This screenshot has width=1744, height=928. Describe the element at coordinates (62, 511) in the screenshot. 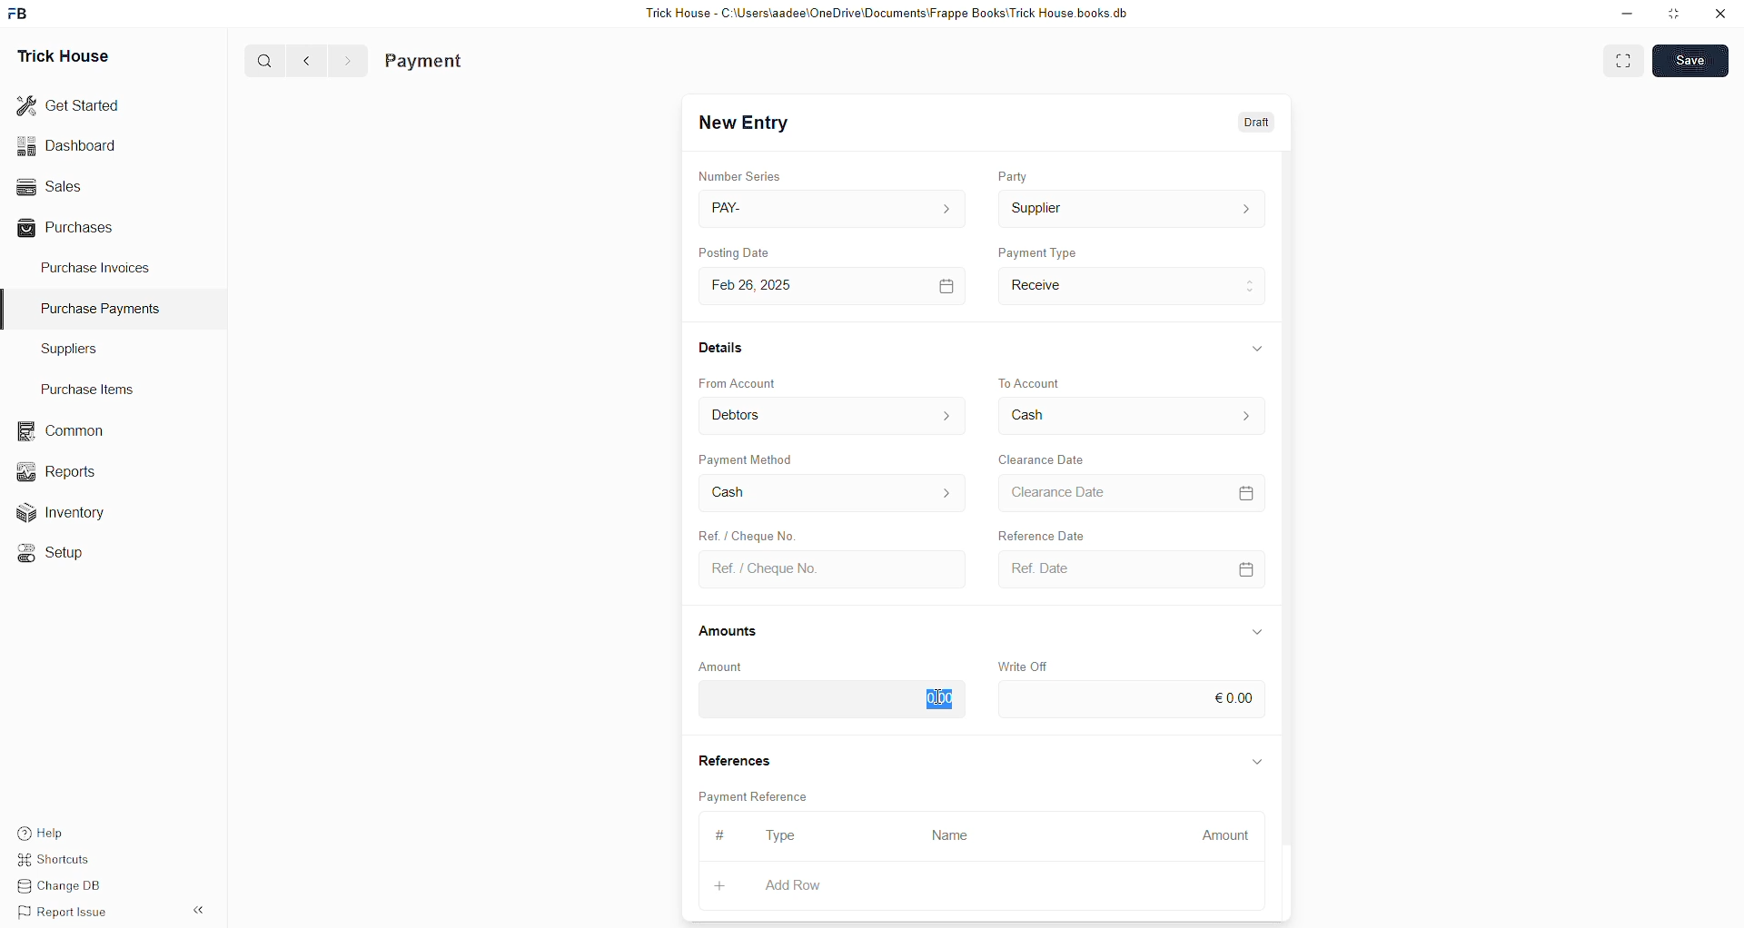

I see `Inventory` at that location.